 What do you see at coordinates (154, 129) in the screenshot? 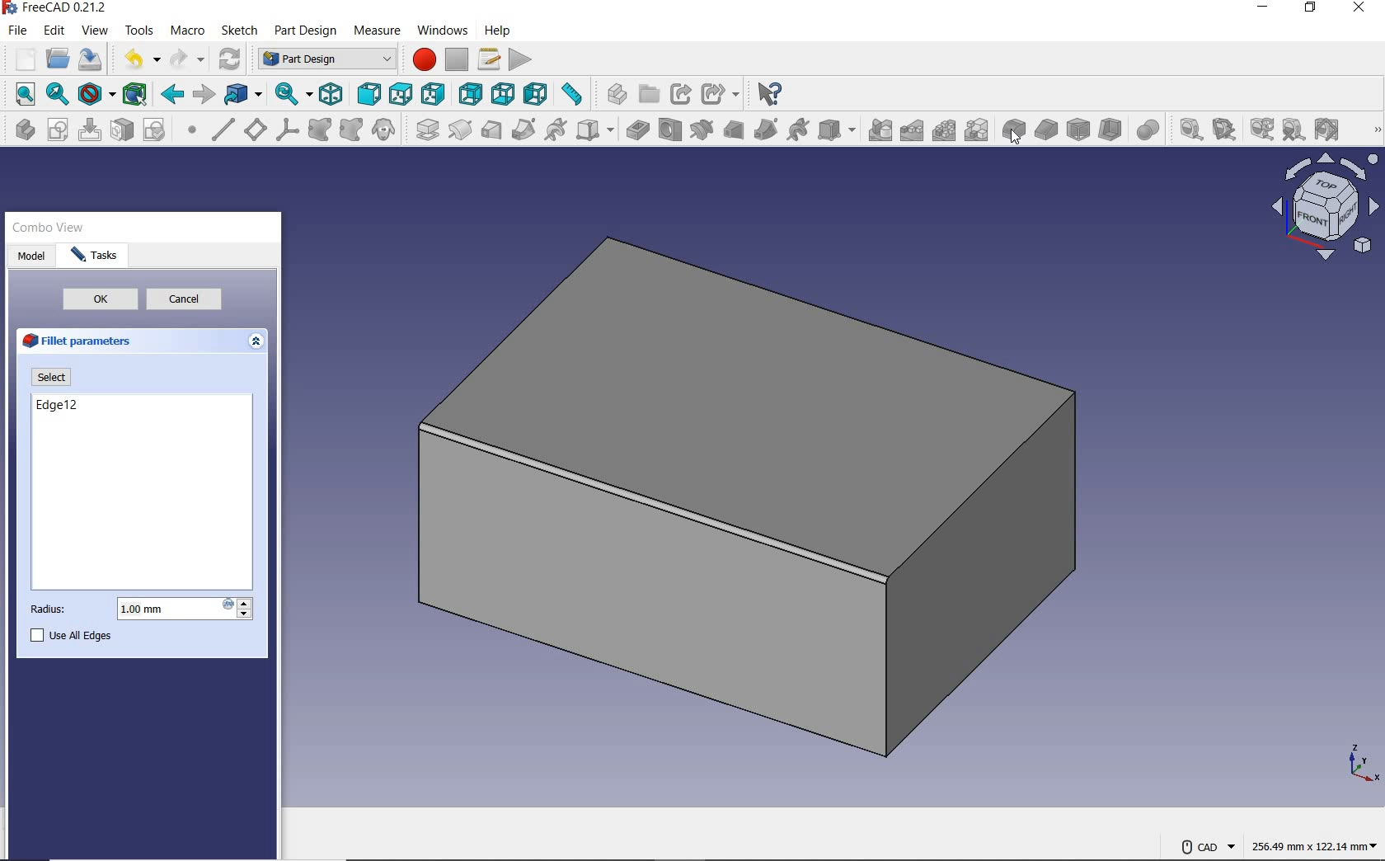
I see `validate sketch` at bounding box center [154, 129].